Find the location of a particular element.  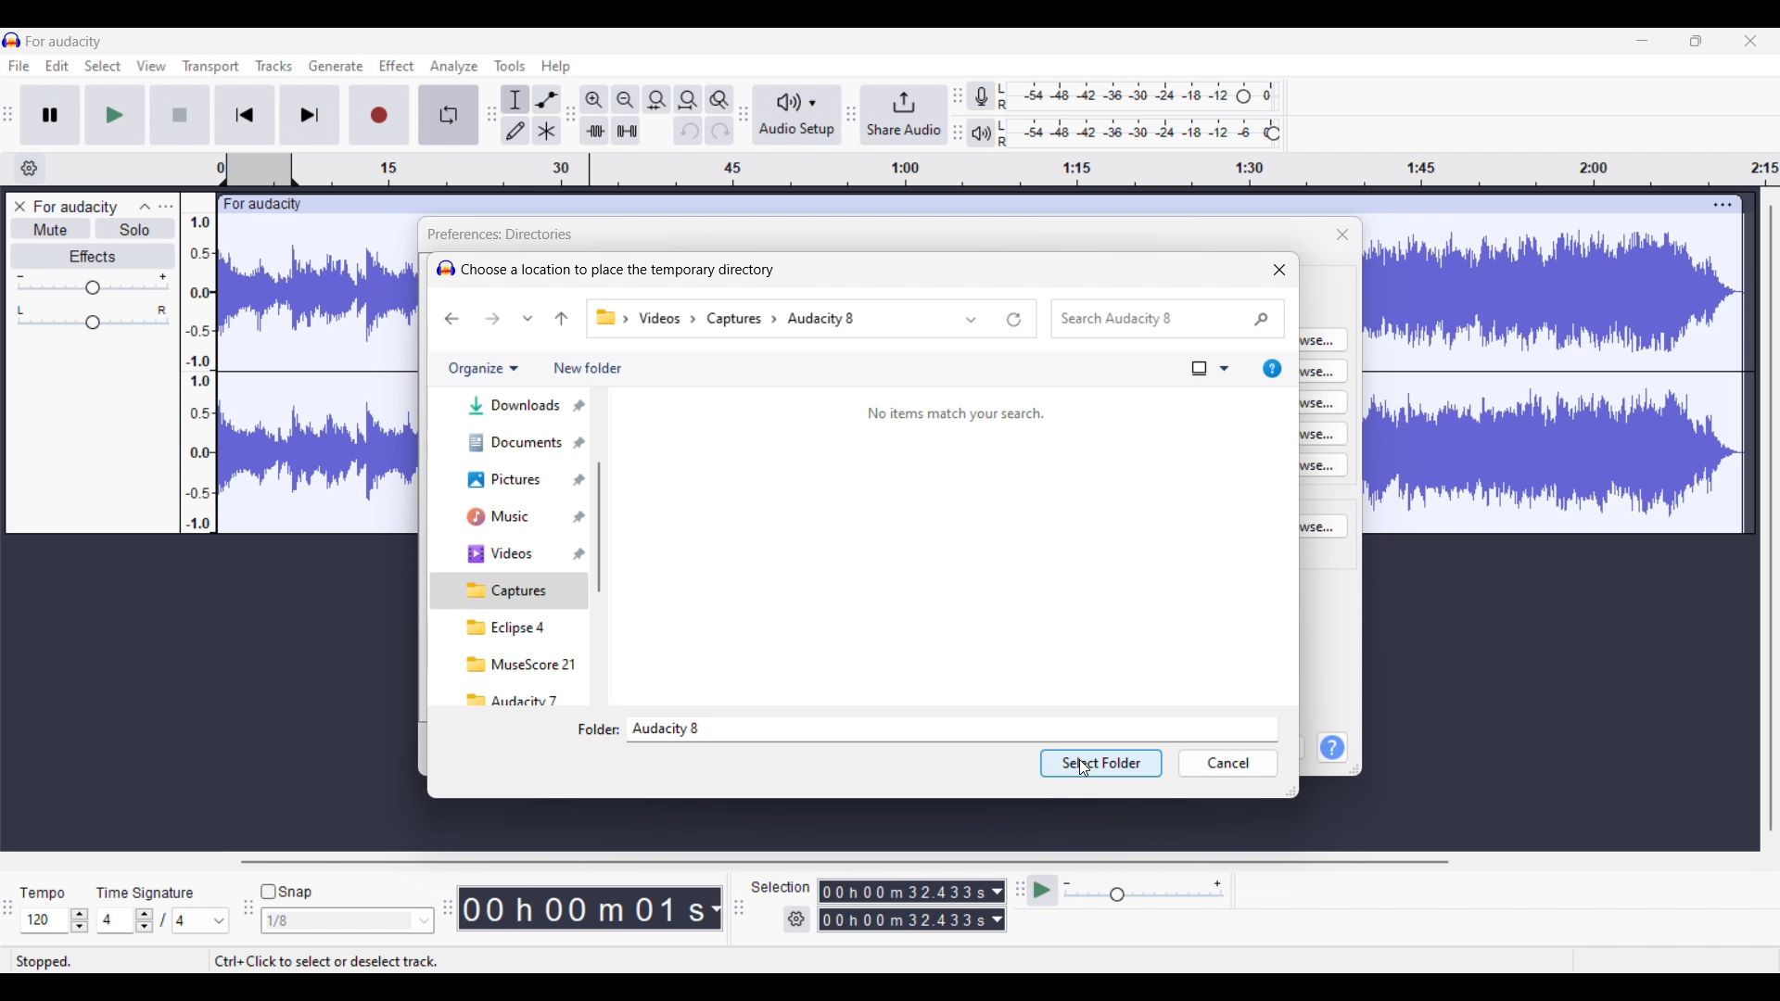

Timeline options is located at coordinates (30, 169).